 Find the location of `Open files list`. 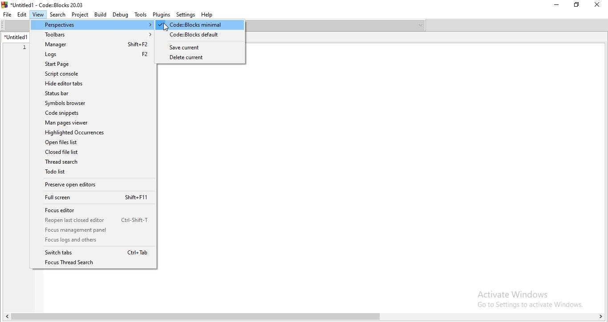

Open files list is located at coordinates (93, 142).